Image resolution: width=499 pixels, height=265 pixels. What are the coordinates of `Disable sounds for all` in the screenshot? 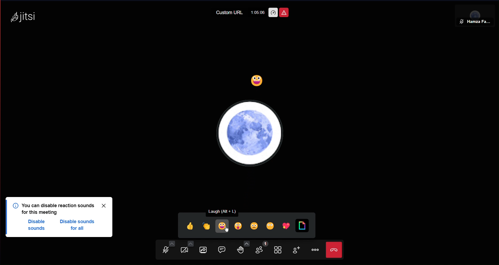 It's located at (79, 226).